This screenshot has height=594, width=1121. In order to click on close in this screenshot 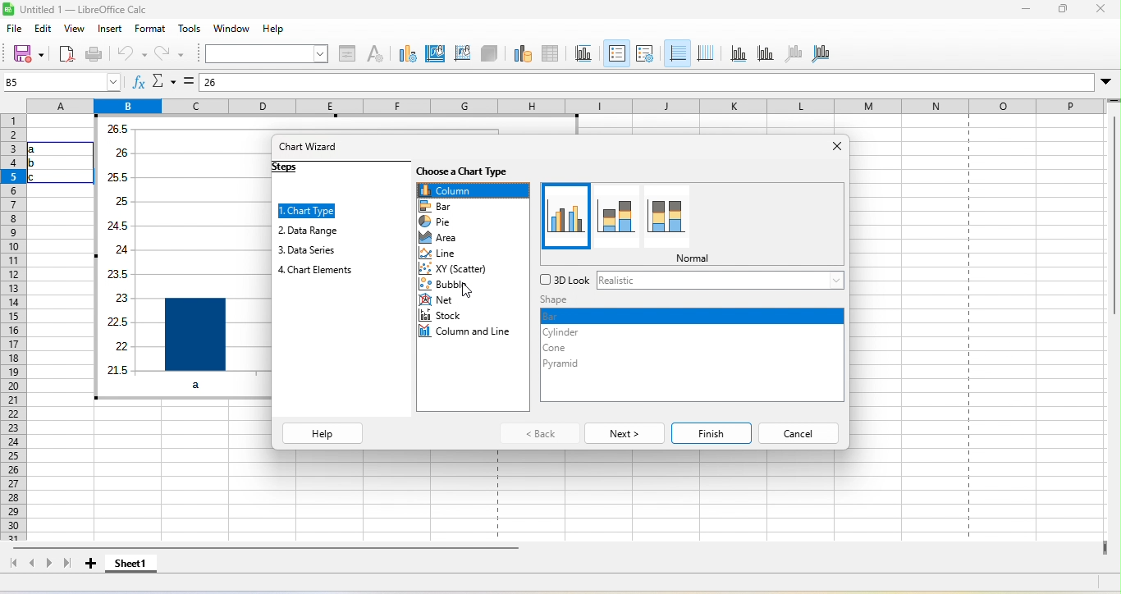, I will do `click(1100, 10)`.